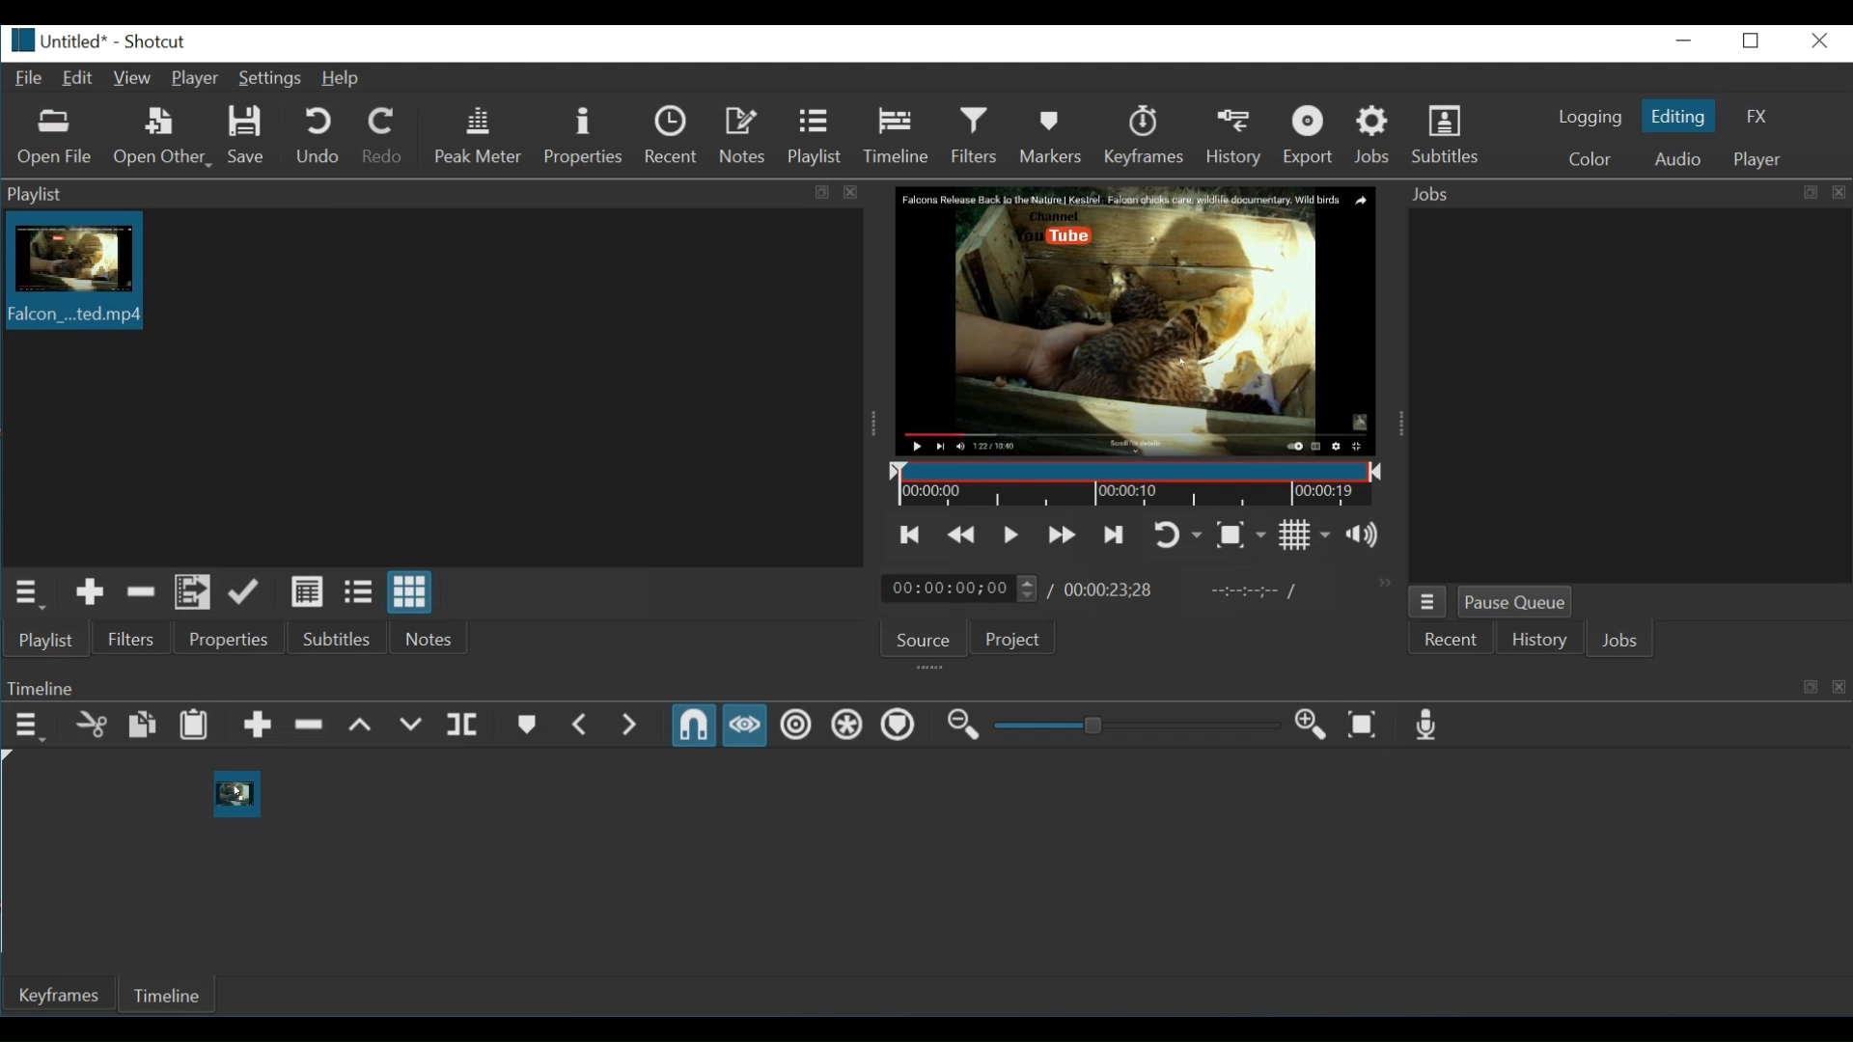 The image size is (1853, 1042). Describe the element at coordinates (190, 593) in the screenshot. I see `Add files to the playlist` at that location.